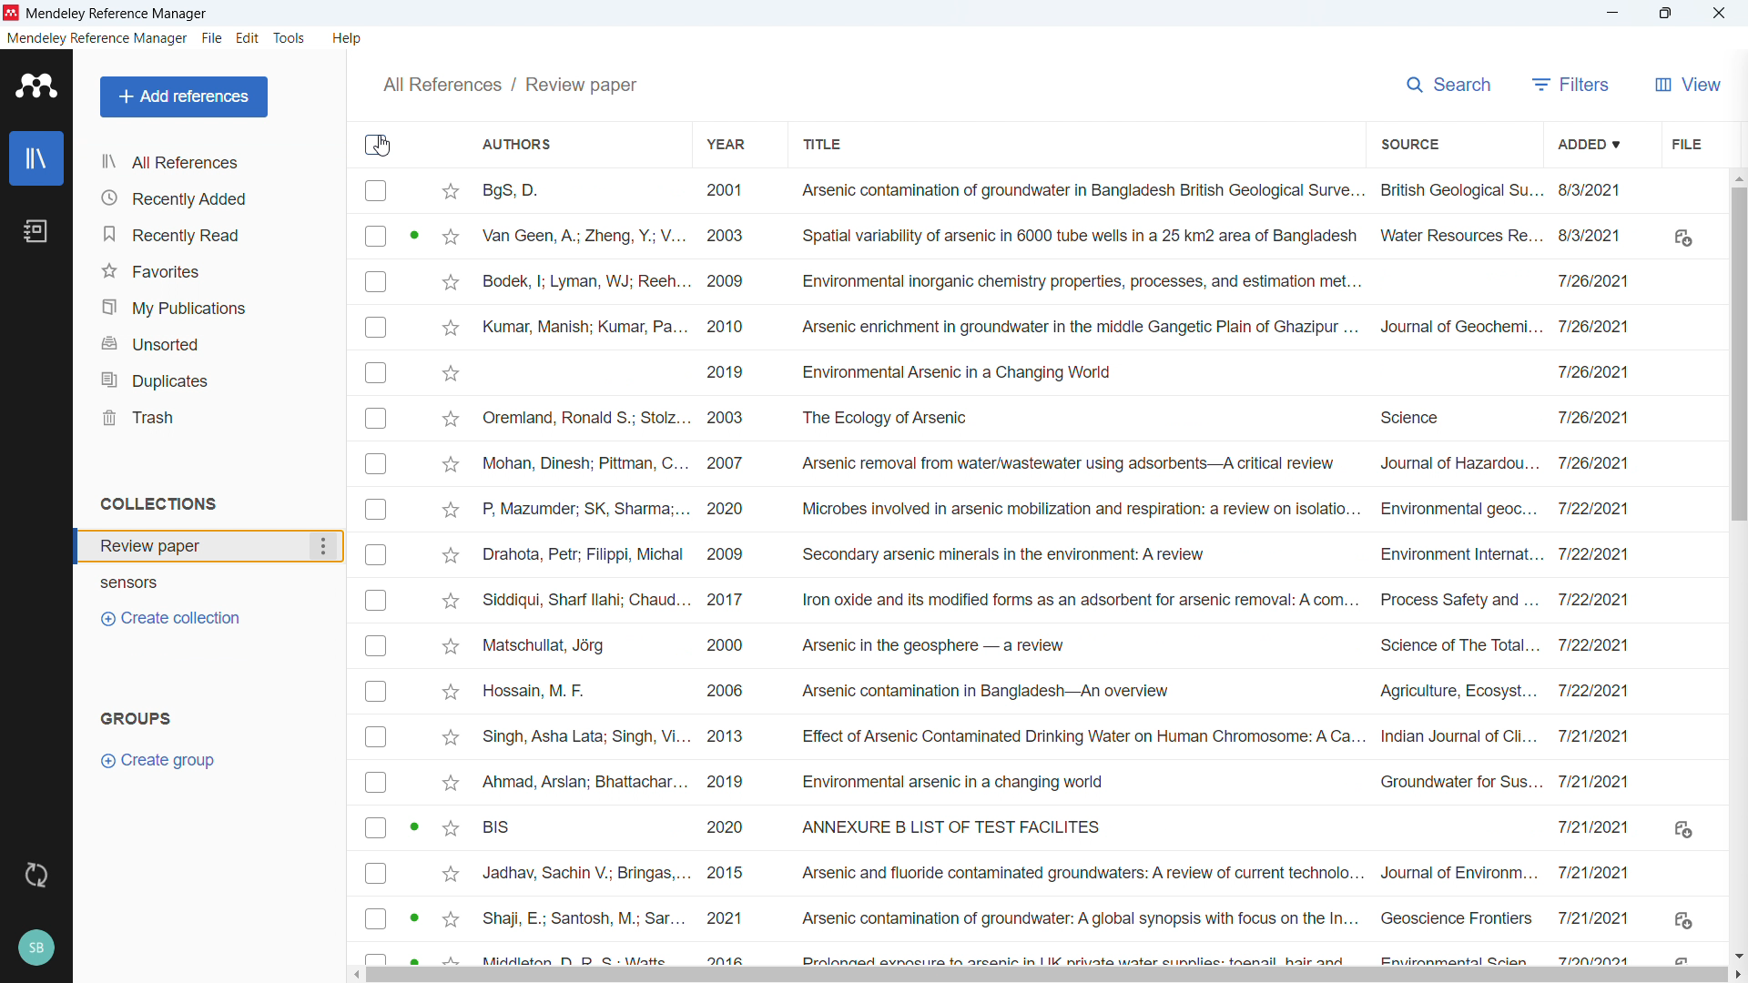 The width and height of the screenshot is (1748, 983). I want to click on Mendeley reference manager, so click(118, 14).